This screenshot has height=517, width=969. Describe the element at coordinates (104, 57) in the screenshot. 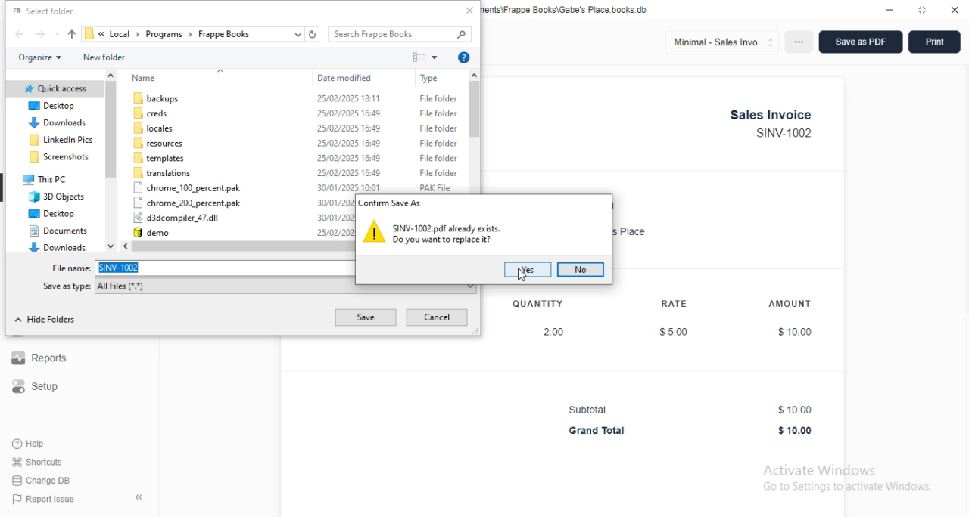

I see `new folder` at that location.